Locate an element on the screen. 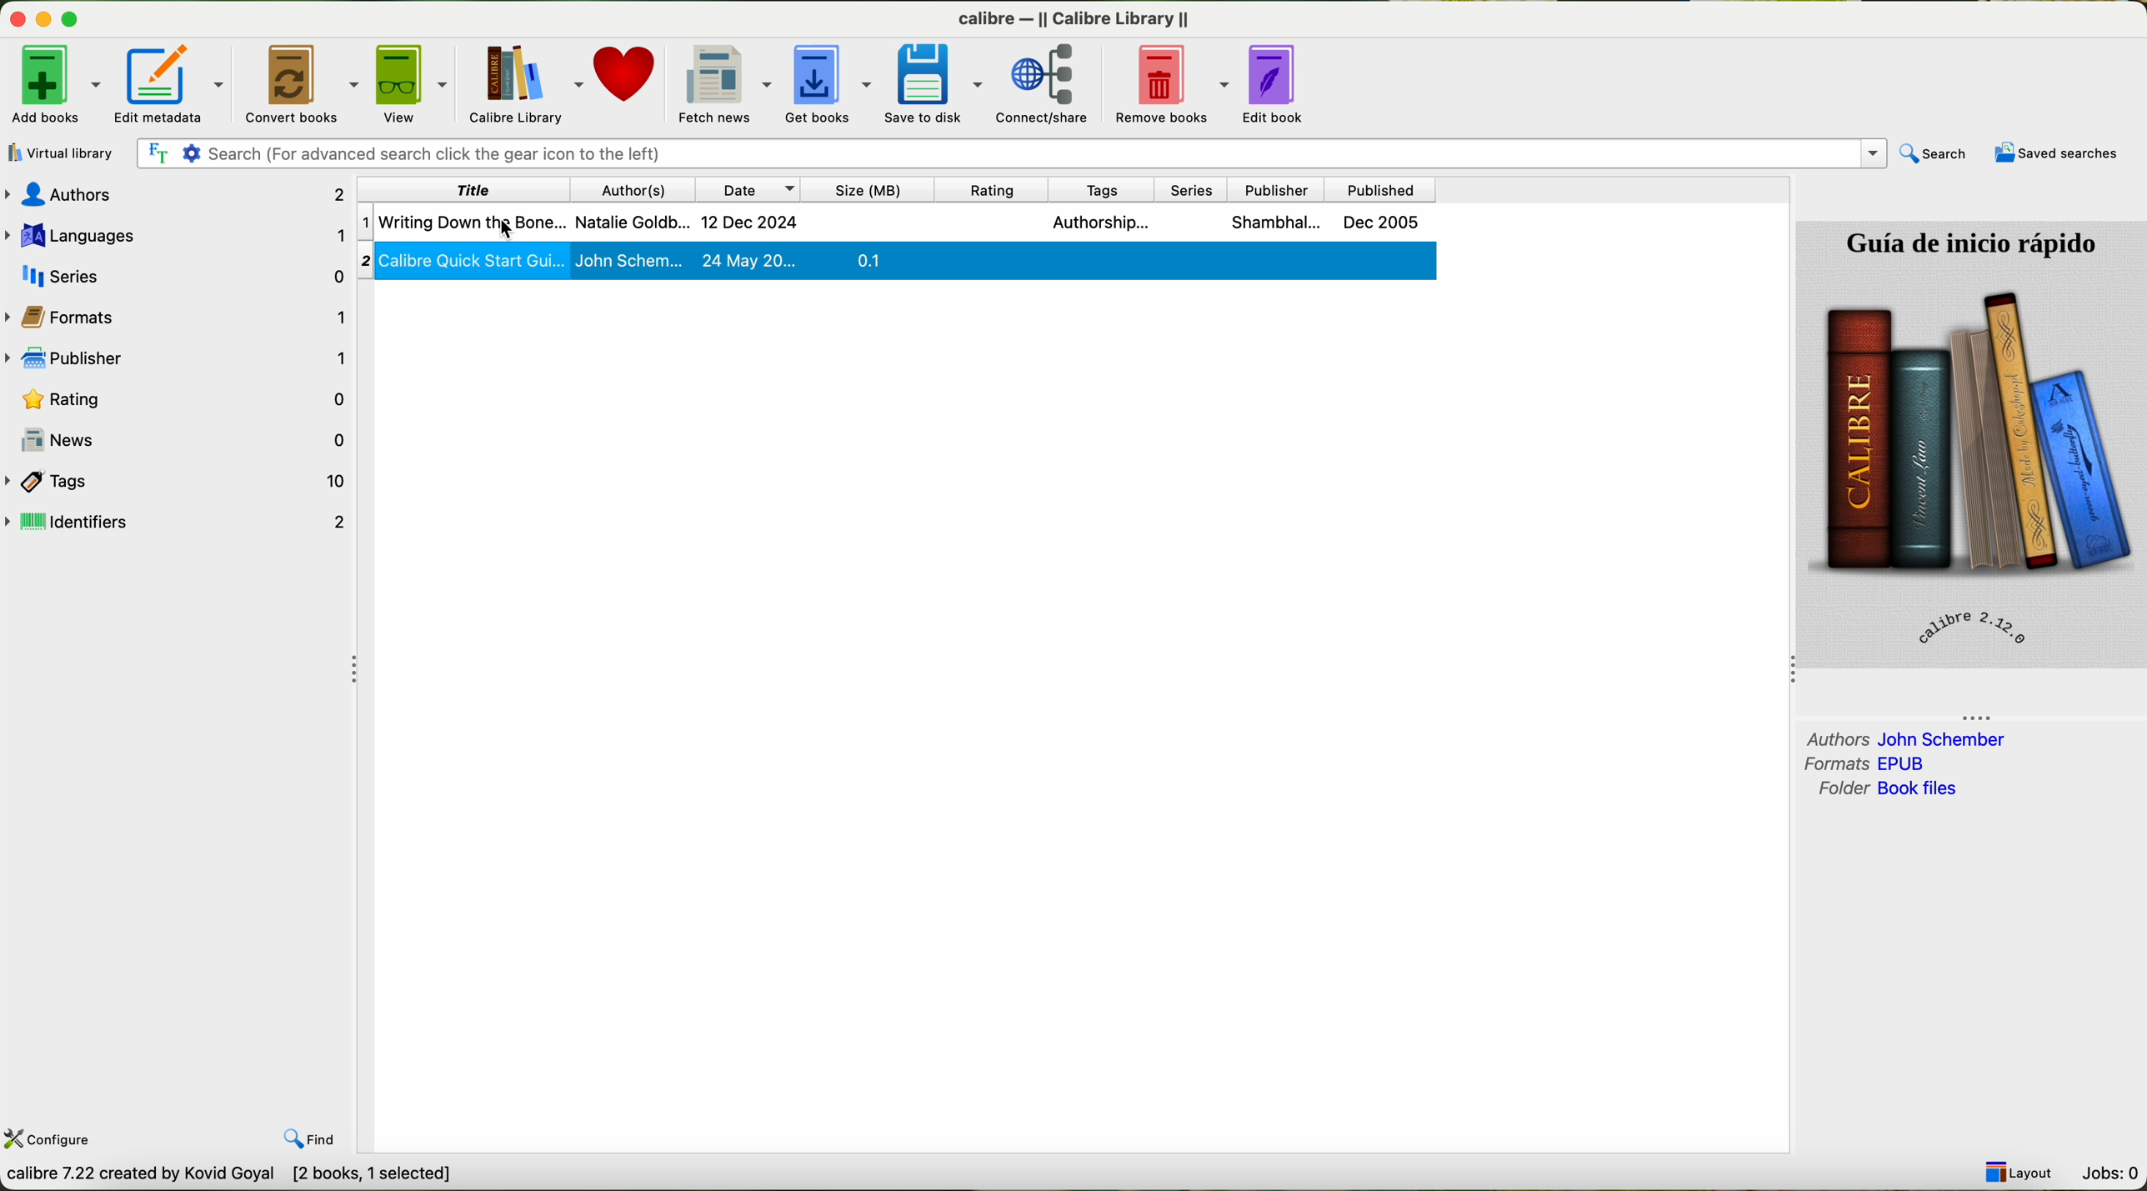 The height and width of the screenshot is (1191, 2147). disable buttons is located at coordinates (43, 17).